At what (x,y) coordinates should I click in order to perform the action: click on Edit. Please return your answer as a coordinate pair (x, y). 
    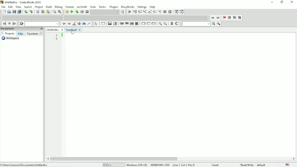
    Looking at the image, I should click on (10, 7).